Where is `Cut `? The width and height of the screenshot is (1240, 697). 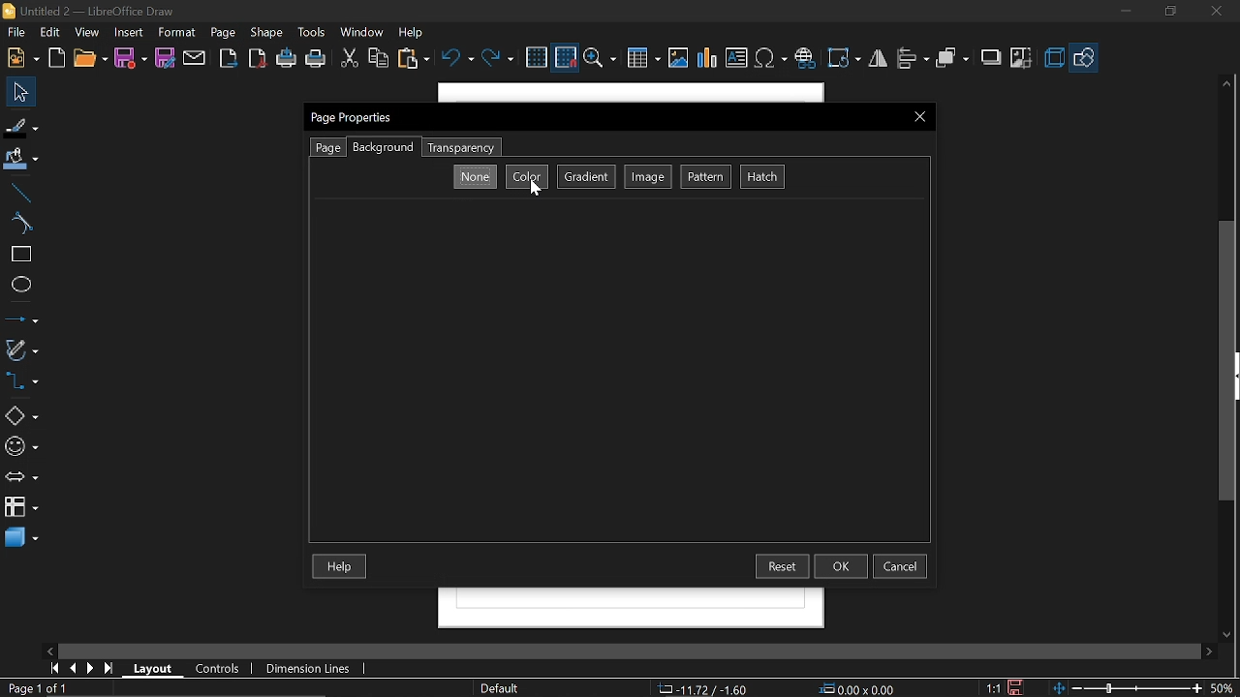 Cut  is located at coordinates (349, 59).